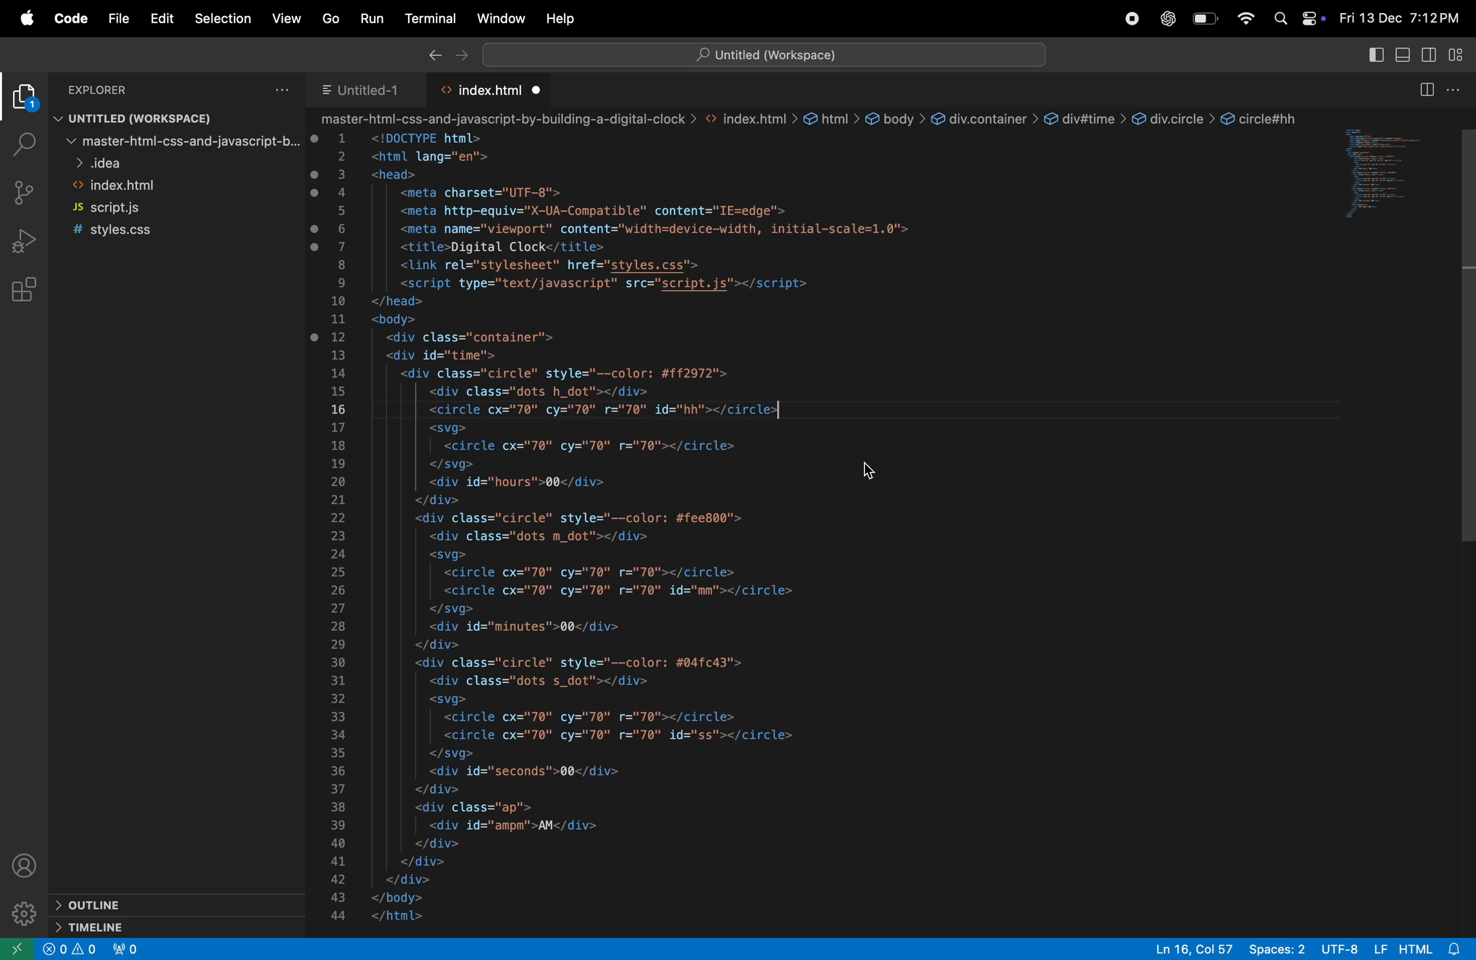 The width and height of the screenshot is (1476, 960). What do you see at coordinates (495, 90) in the screenshot?
I see `index.html tab` at bounding box center [495, 90].